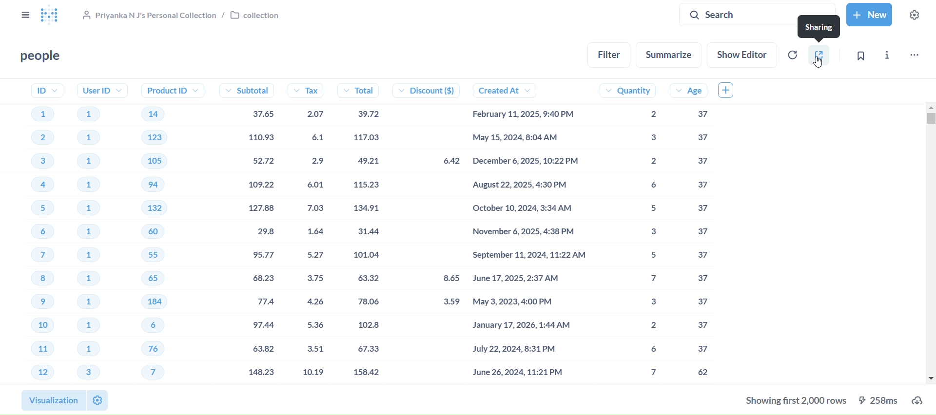 The width and height of the screenshot is (936, 415). I want to click on summarize, so click(673, 54).